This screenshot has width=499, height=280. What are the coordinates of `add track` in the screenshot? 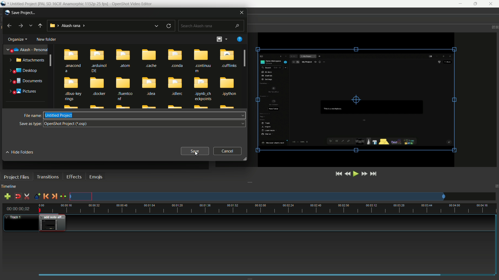 It's located at (8, 197).